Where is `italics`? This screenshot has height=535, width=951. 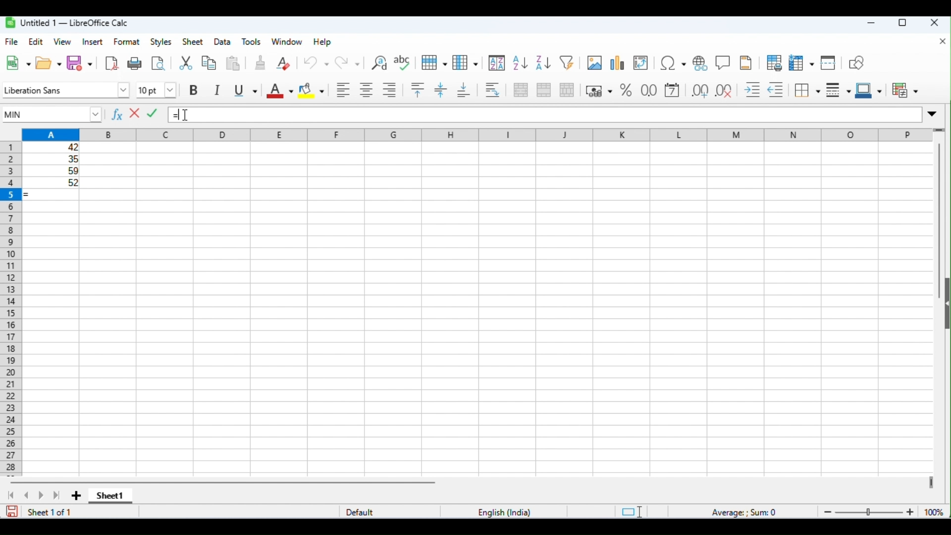 italics is located at coordinates (218, 90).